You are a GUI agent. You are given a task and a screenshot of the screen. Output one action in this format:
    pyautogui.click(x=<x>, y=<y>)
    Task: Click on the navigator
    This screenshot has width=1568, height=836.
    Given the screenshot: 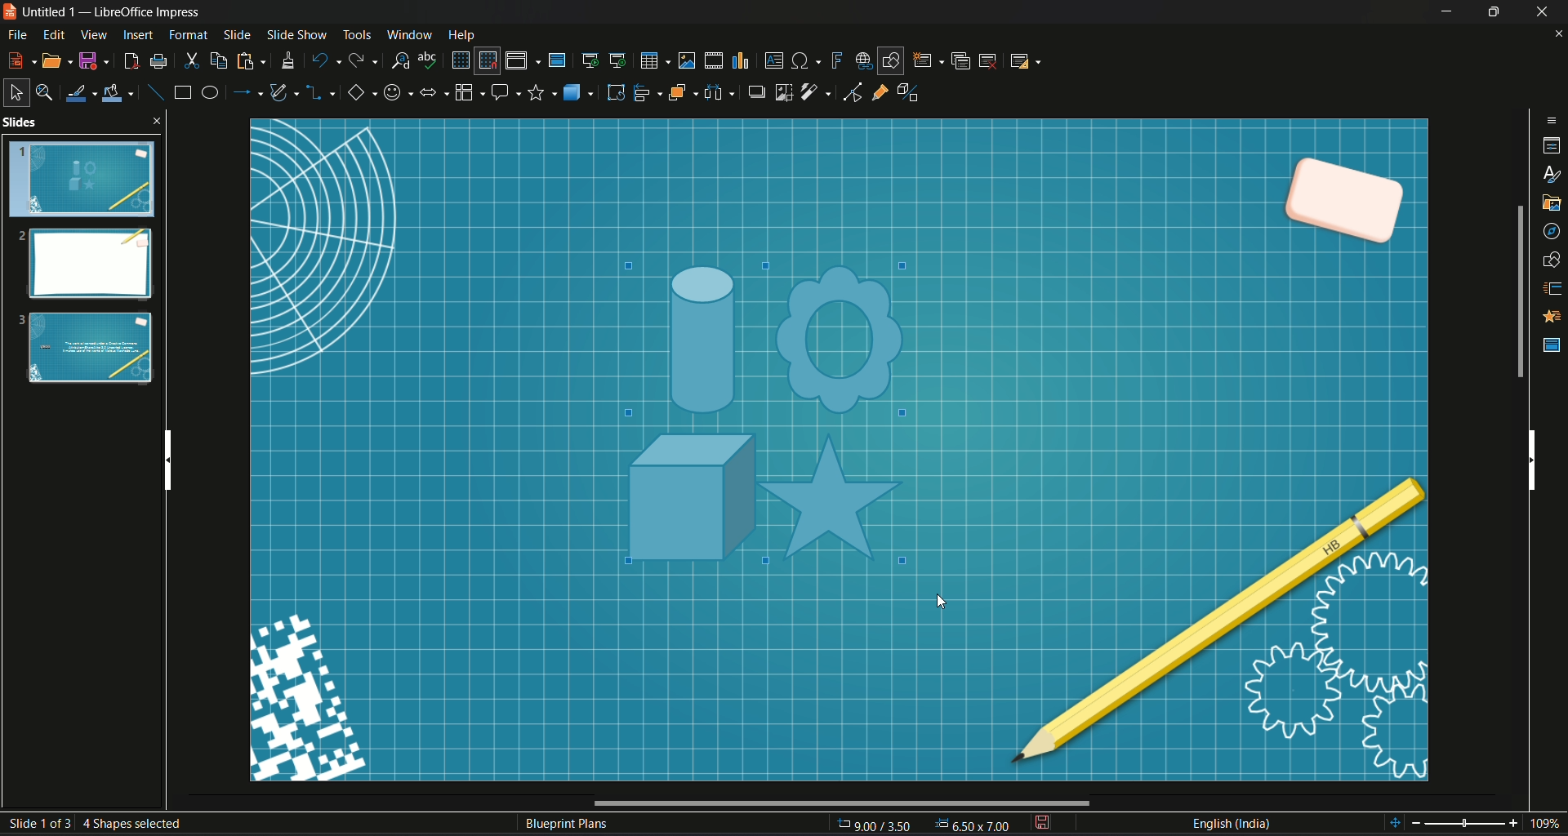 What is the action you would take?
    pyautogui.click(x=1552, y=233)
    